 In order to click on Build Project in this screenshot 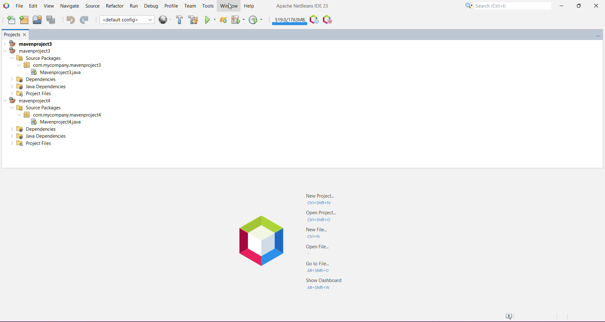, I will do `click(180, 20)`.